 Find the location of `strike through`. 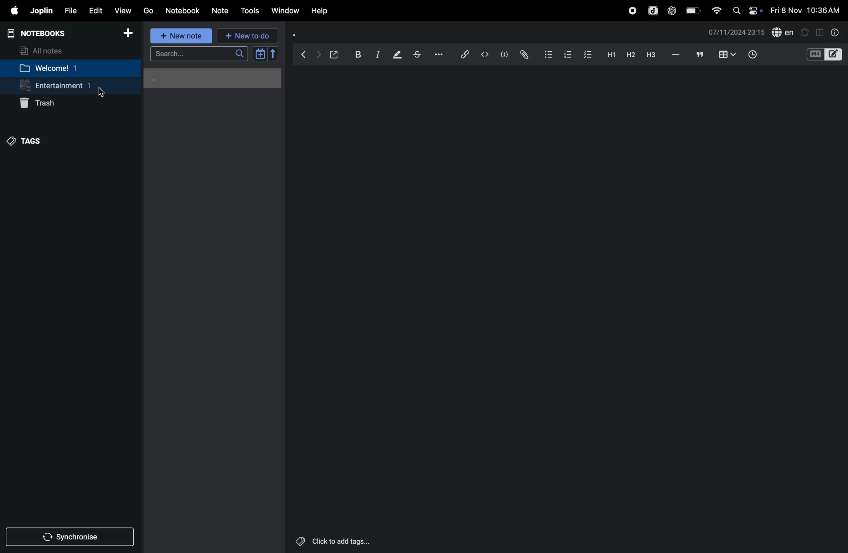

strike through is located at coordinates (419, 54).